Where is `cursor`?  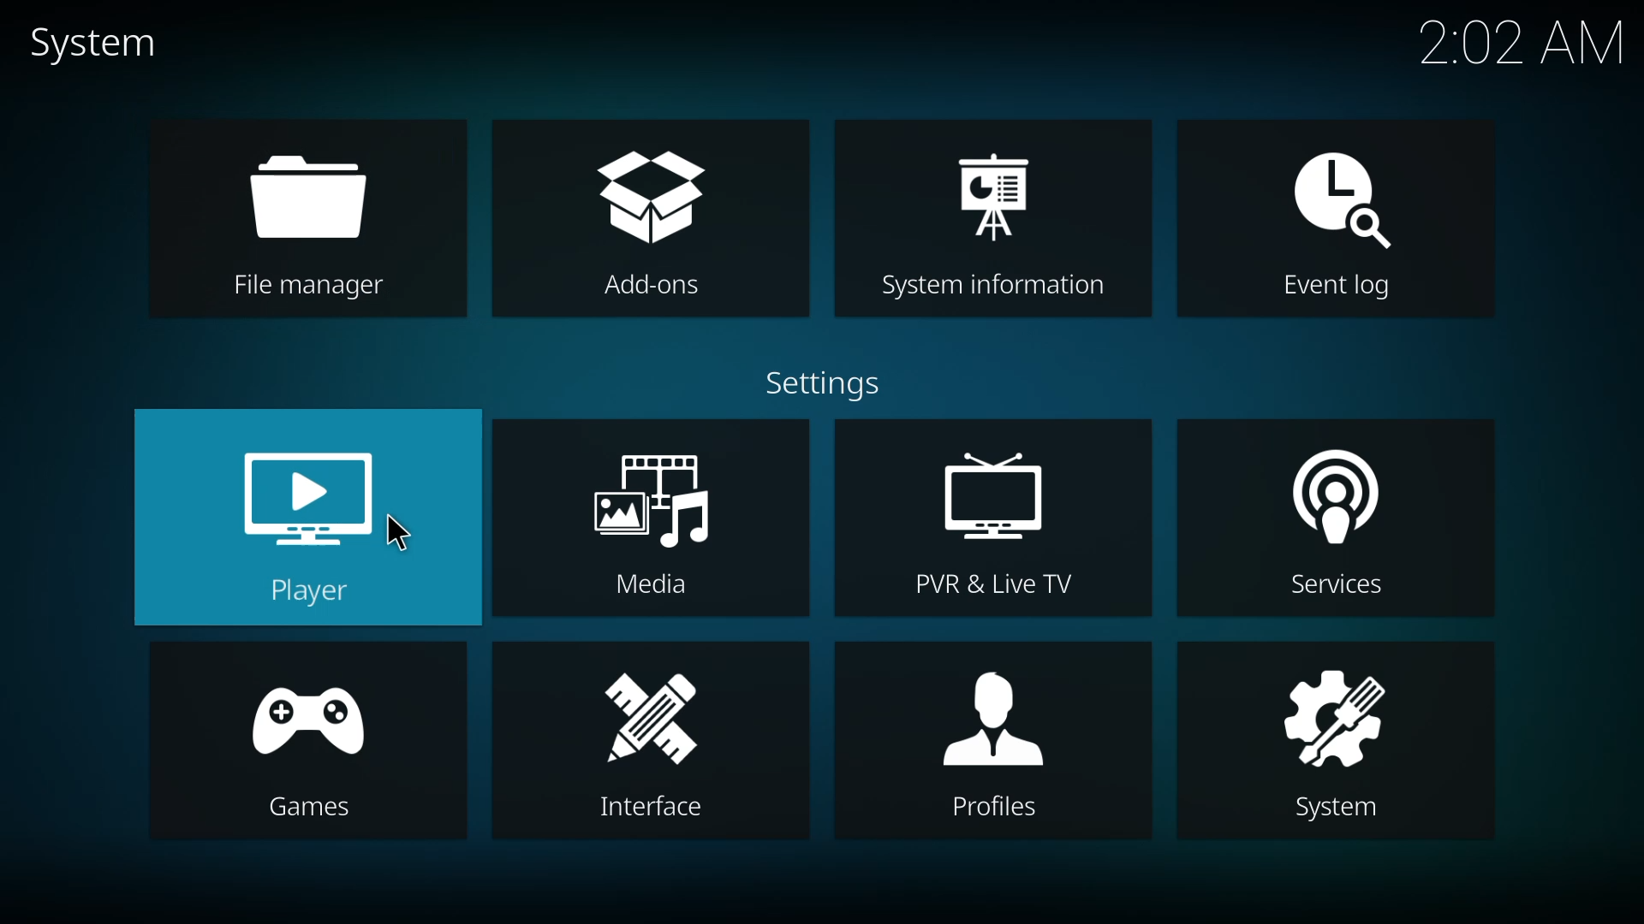
cursor is located at coordinates (398, 532).